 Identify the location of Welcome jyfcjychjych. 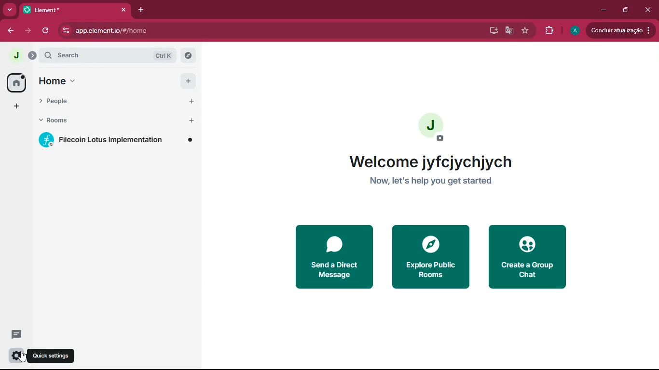
(430, 162).